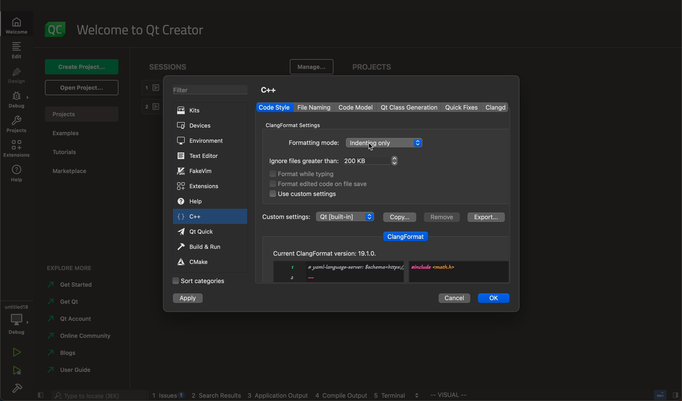 The image size is (682, 401). I want to click on custom setting, so click(317, 216).